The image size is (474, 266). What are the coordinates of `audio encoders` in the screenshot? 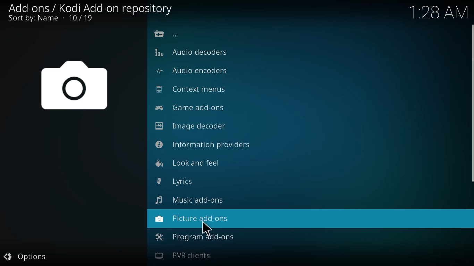 It's located at (193, 71).